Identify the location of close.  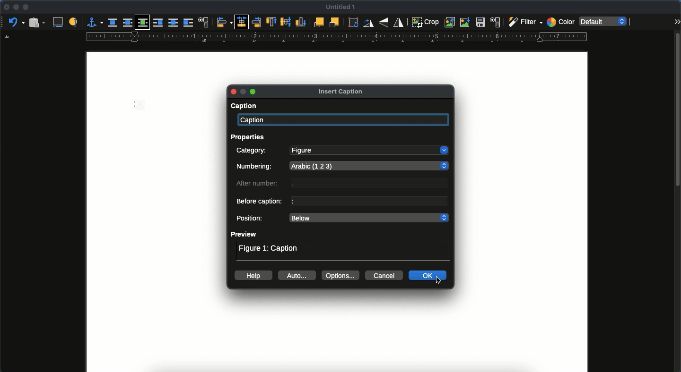
(6, 8).